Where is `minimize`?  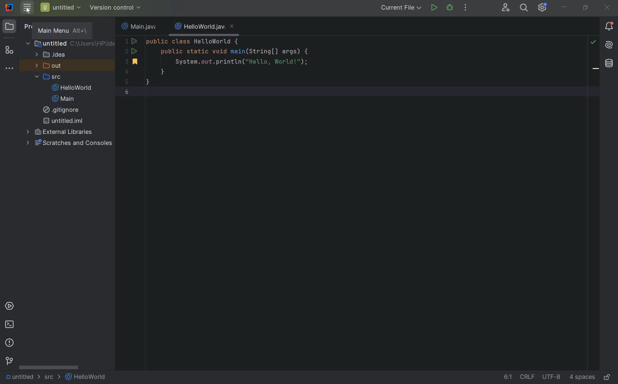 minimize is located at coordinates (564, 7).